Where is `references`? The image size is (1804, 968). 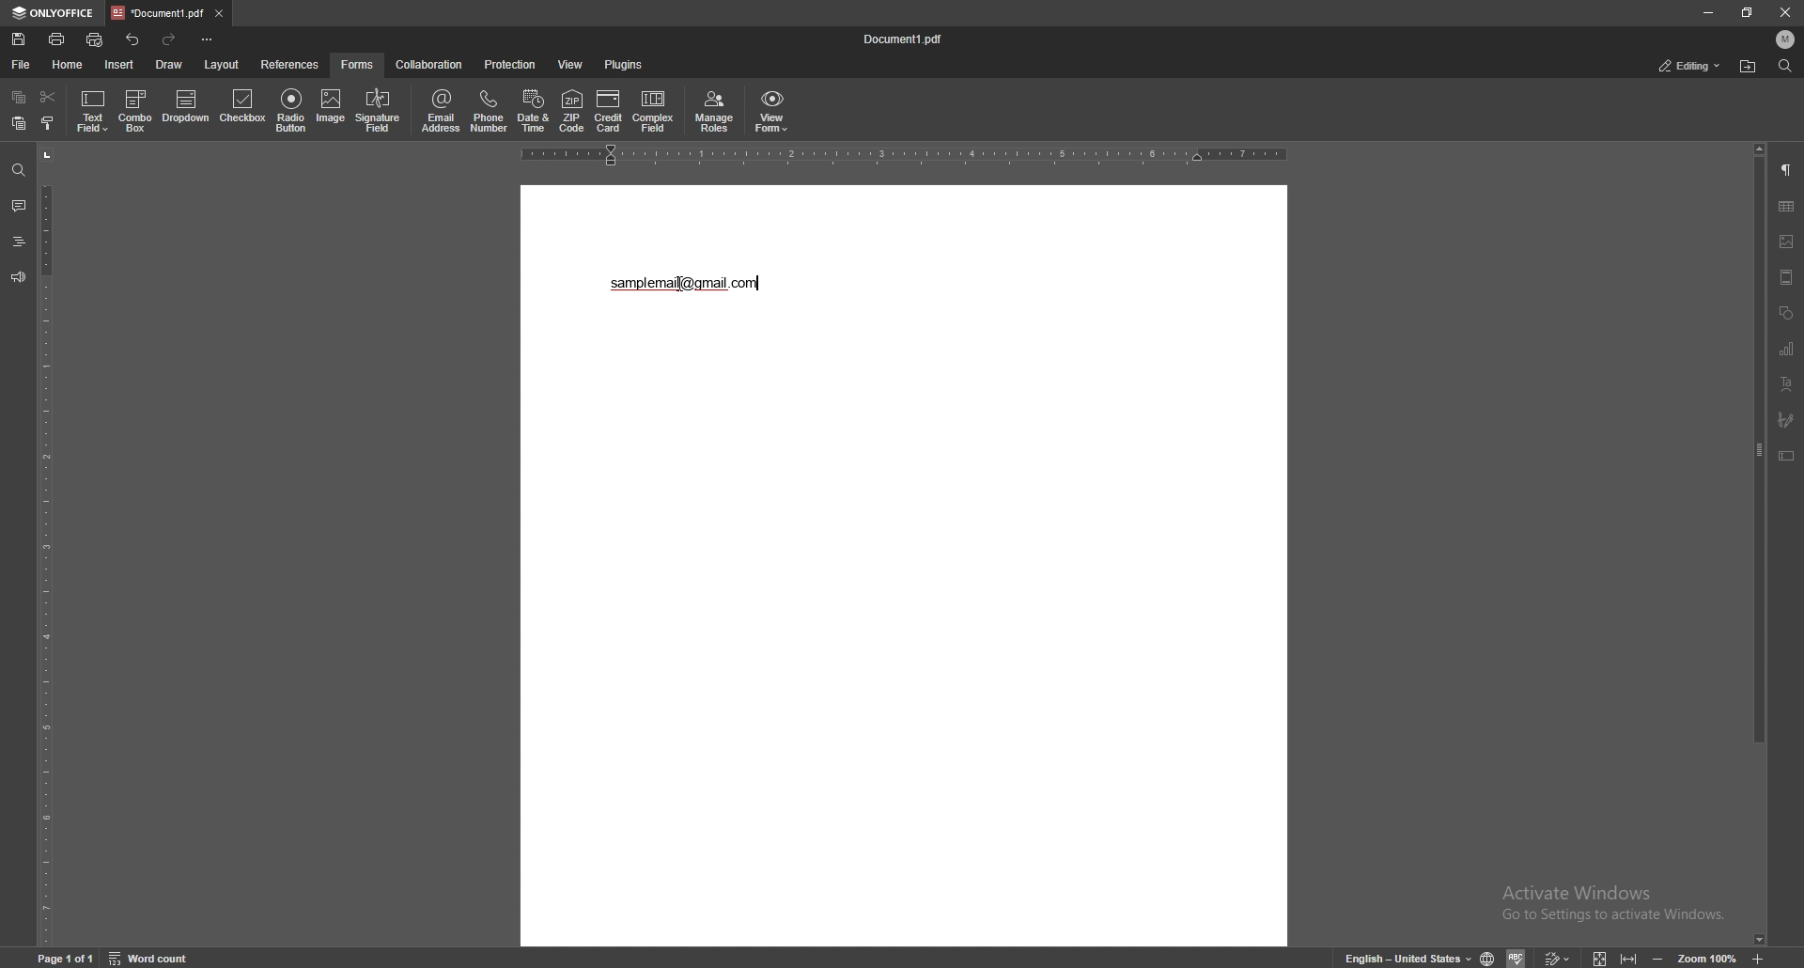 references is located at coordinates (290, 65).